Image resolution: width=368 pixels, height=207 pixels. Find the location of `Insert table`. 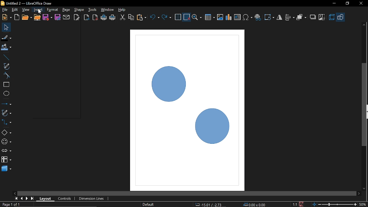

Insert table is located at coordinates (210, 18).